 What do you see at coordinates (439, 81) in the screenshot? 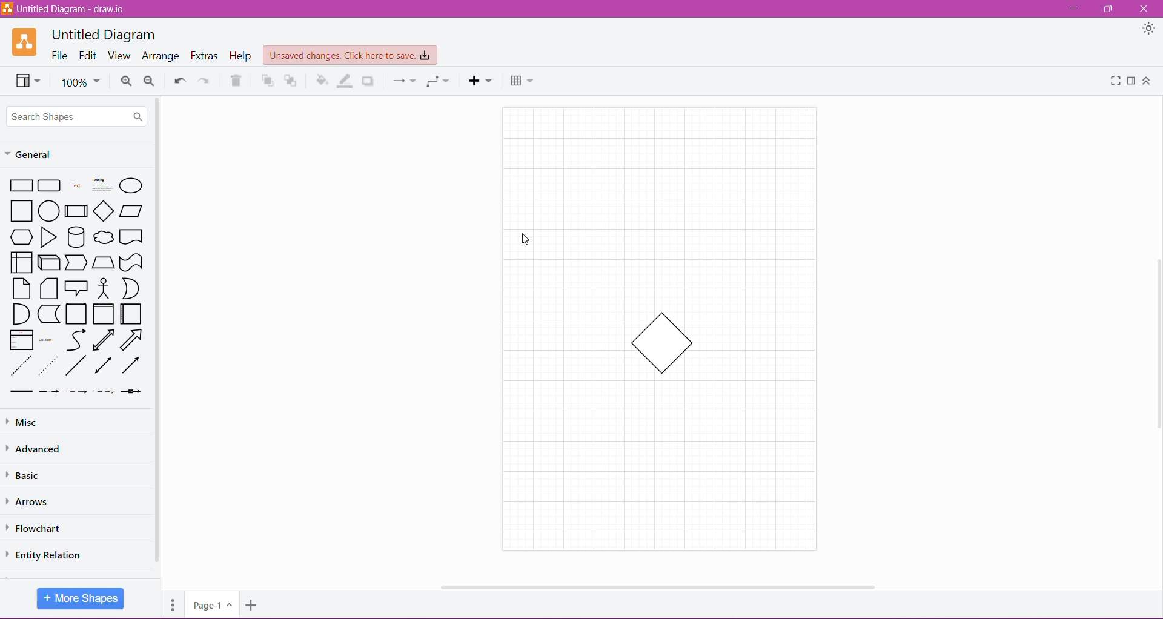
I see `Waypoints` at bounding box center [439, 81].